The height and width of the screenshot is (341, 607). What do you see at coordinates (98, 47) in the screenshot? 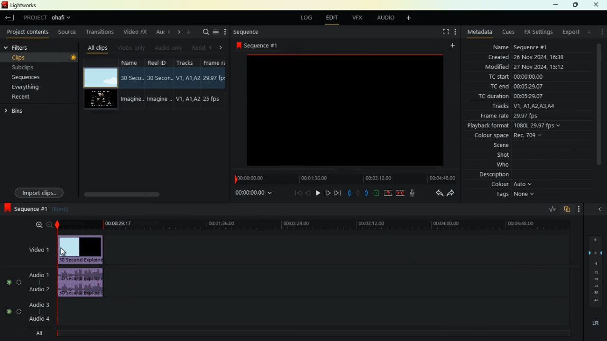
I see `all clips` at bounding box center [98, 47].